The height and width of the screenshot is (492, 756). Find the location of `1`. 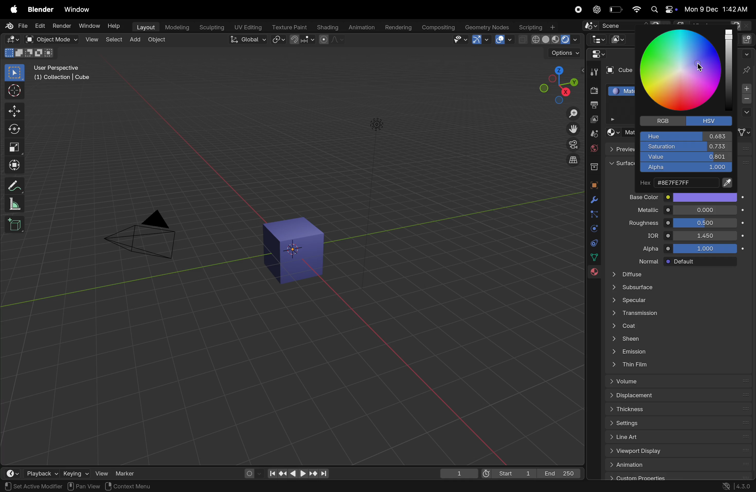

1 is located at coordinates (459, 474).